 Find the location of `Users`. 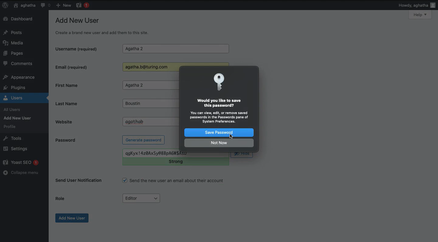

Users is located at coordinates (19, 98).